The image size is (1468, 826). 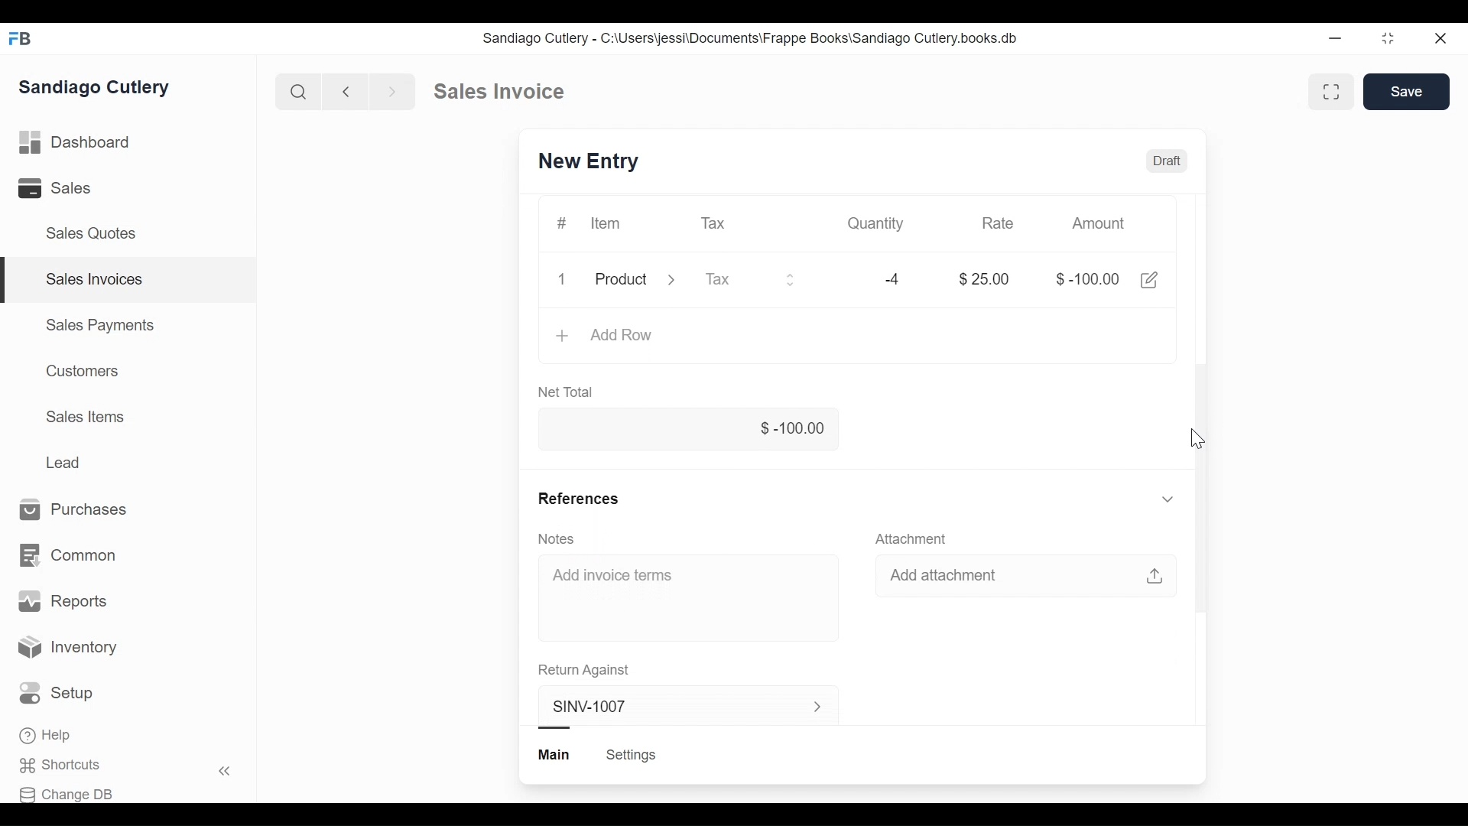 I want to click on Sandiago Cutlery - C:\Users\jessi\Documents\Frappe Books\Sandiago Cutlery.books.db, so click(x=752, y=39).